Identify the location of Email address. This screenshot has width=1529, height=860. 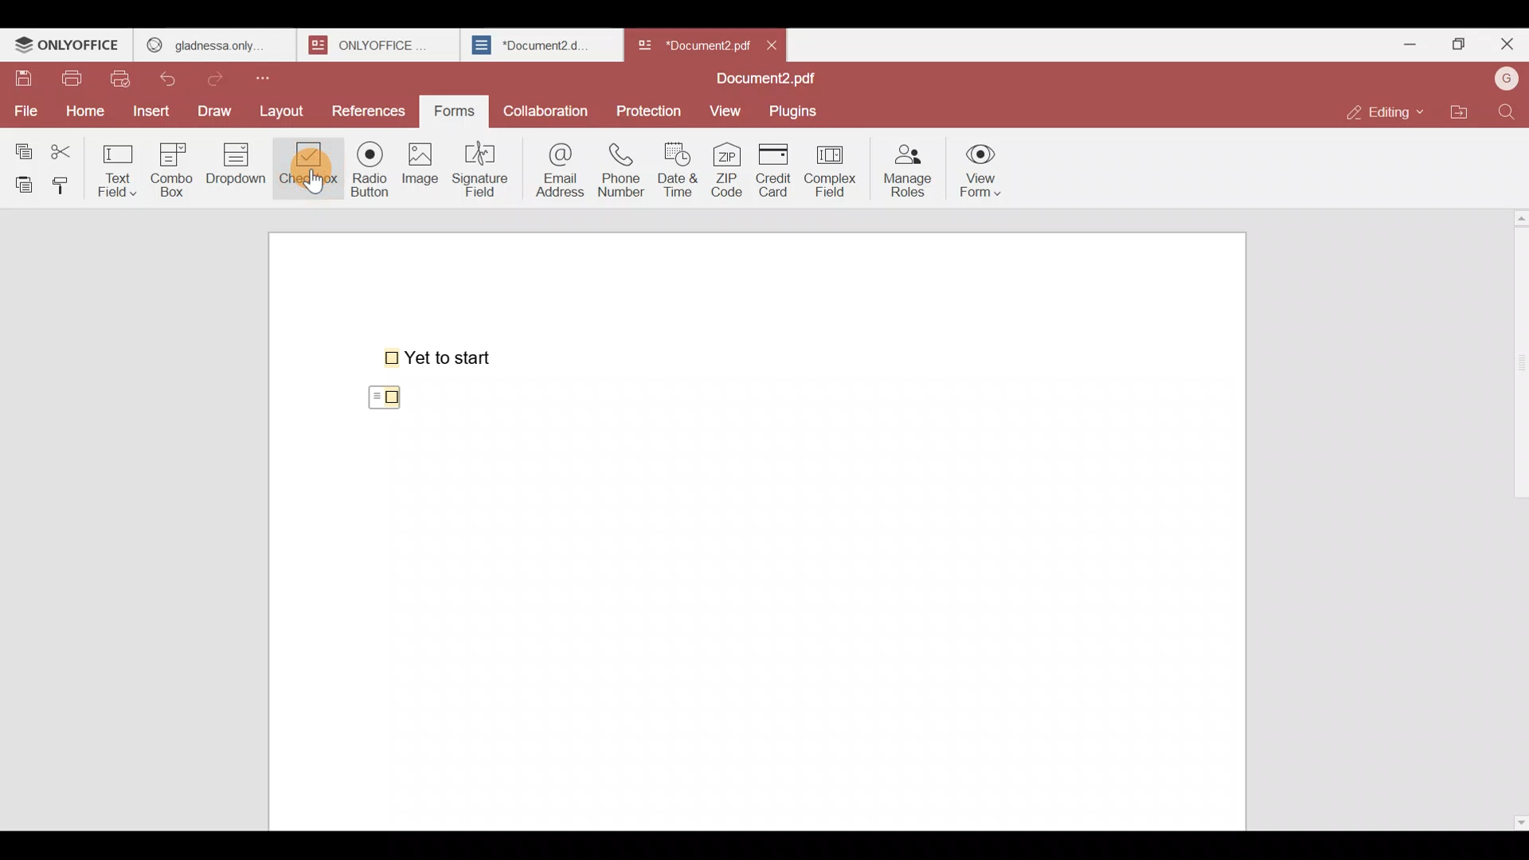
(557, 168).